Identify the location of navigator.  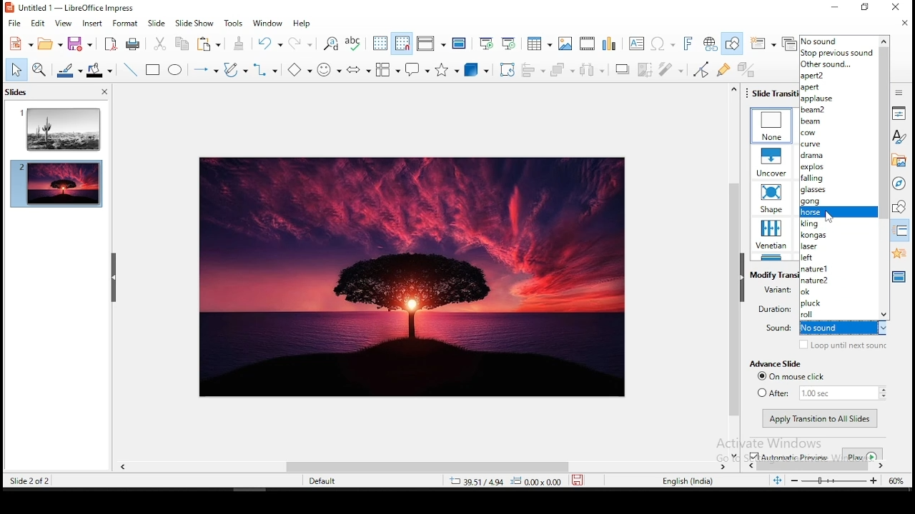
(900, 183).